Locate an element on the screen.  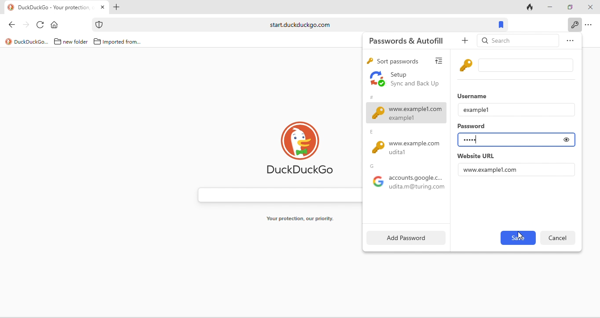
key is located at coordinates (369, 62).